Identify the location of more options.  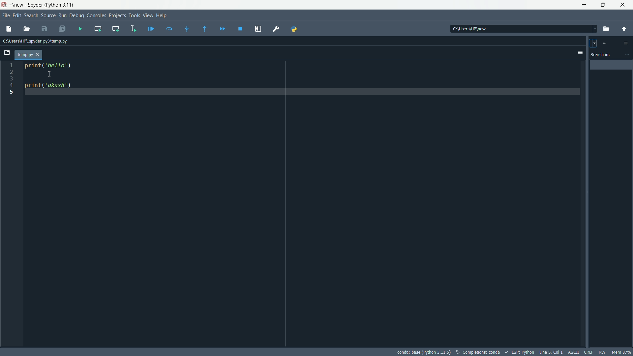
(607, 44).